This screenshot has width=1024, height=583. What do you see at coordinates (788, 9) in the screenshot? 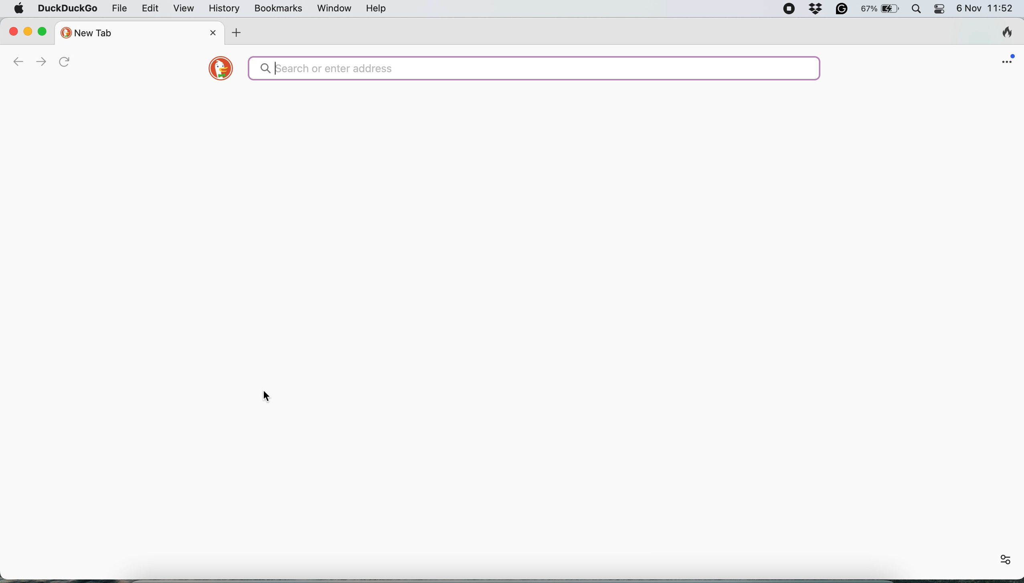
I see `screen recorder` at bounding box center [788, 9].